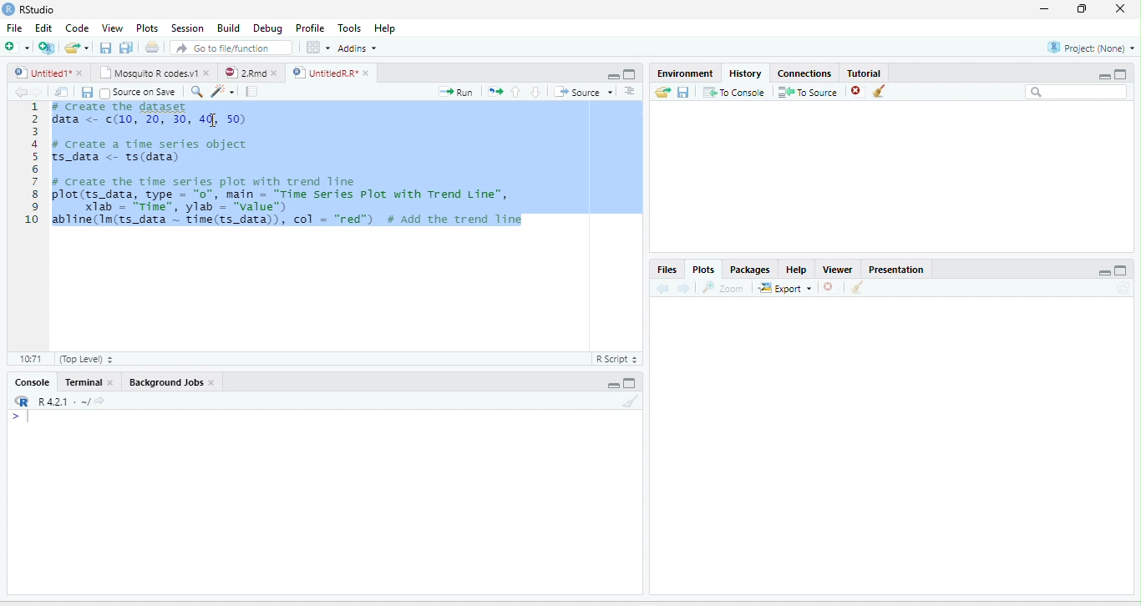  Describe the element at coordinates (46, 47) in the screenshot. I see `Create a project` at that location.